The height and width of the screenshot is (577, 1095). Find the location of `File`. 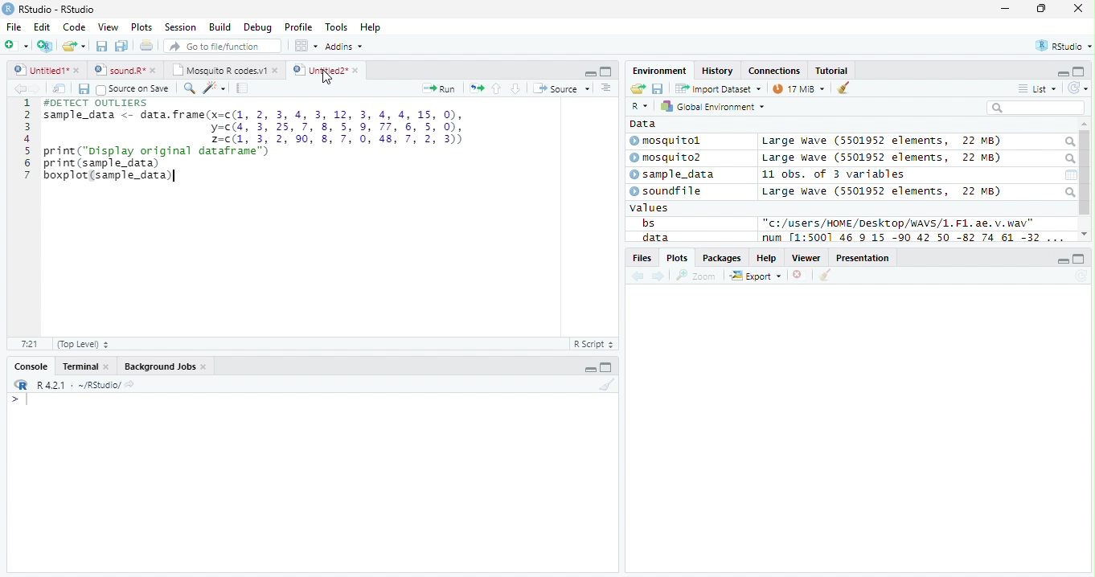

File is located at coordinates (14, 27).